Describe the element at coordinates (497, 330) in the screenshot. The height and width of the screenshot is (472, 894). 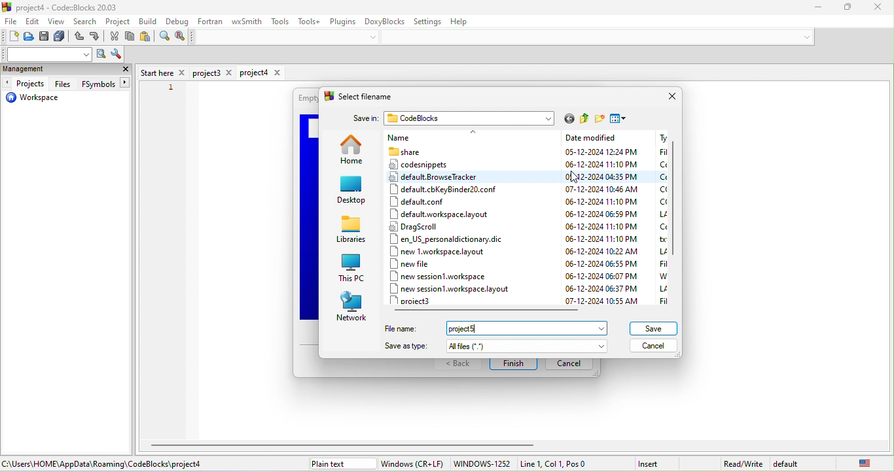
I see `file name` at that location.